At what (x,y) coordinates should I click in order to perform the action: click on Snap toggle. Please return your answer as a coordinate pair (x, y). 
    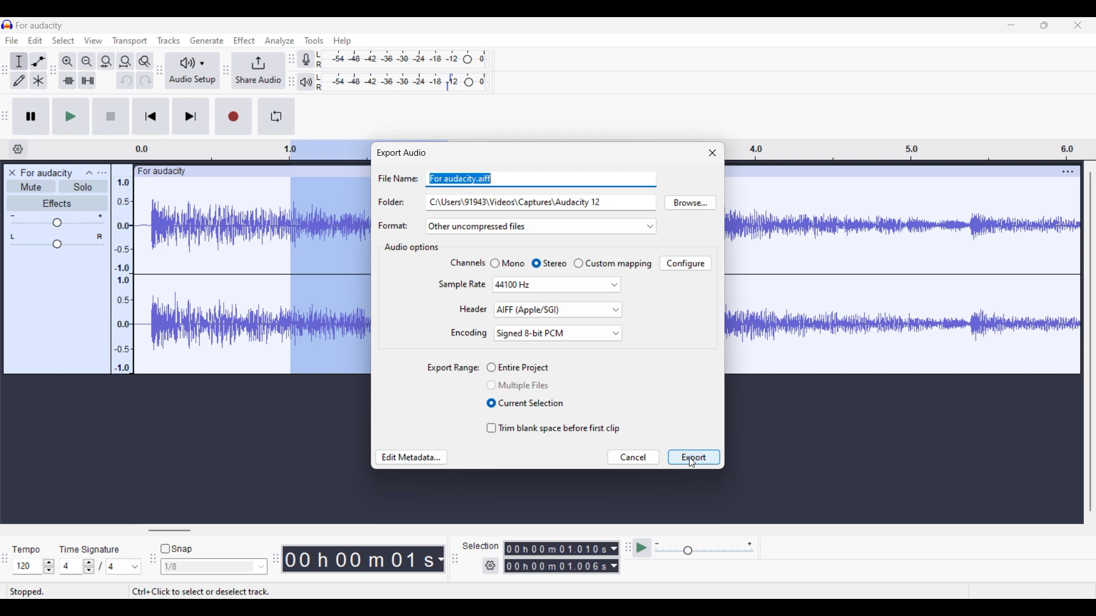
    Looking at the image, I should click on (176, 549).